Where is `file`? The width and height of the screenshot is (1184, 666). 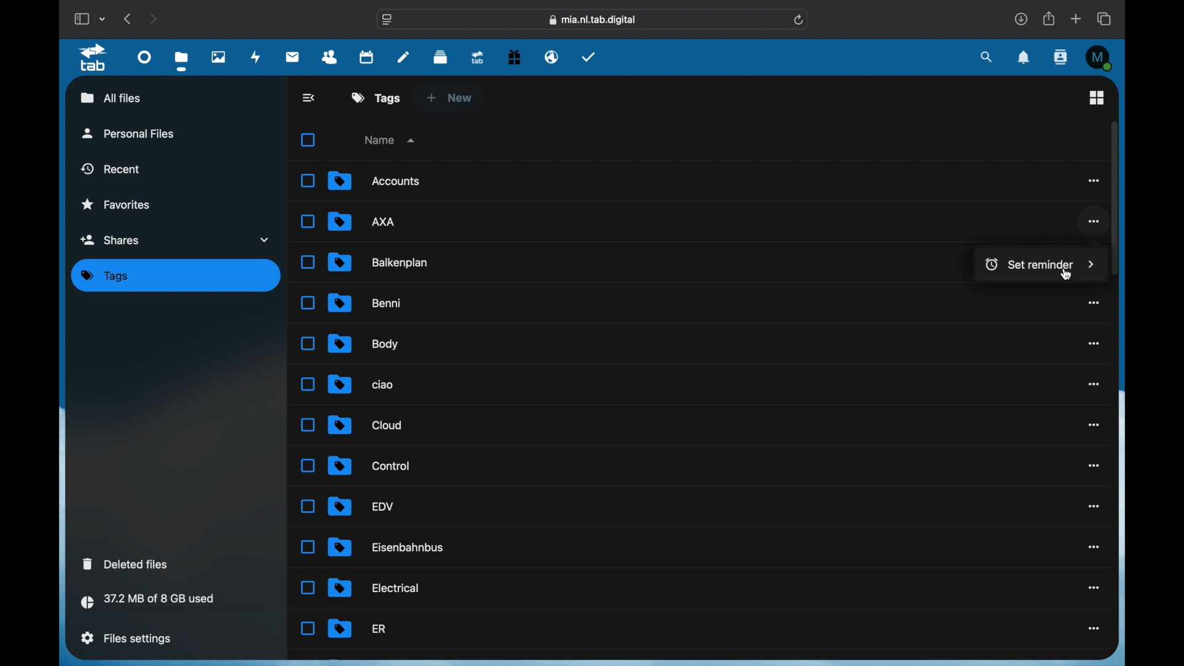 file is located at coordinates (358, 628).